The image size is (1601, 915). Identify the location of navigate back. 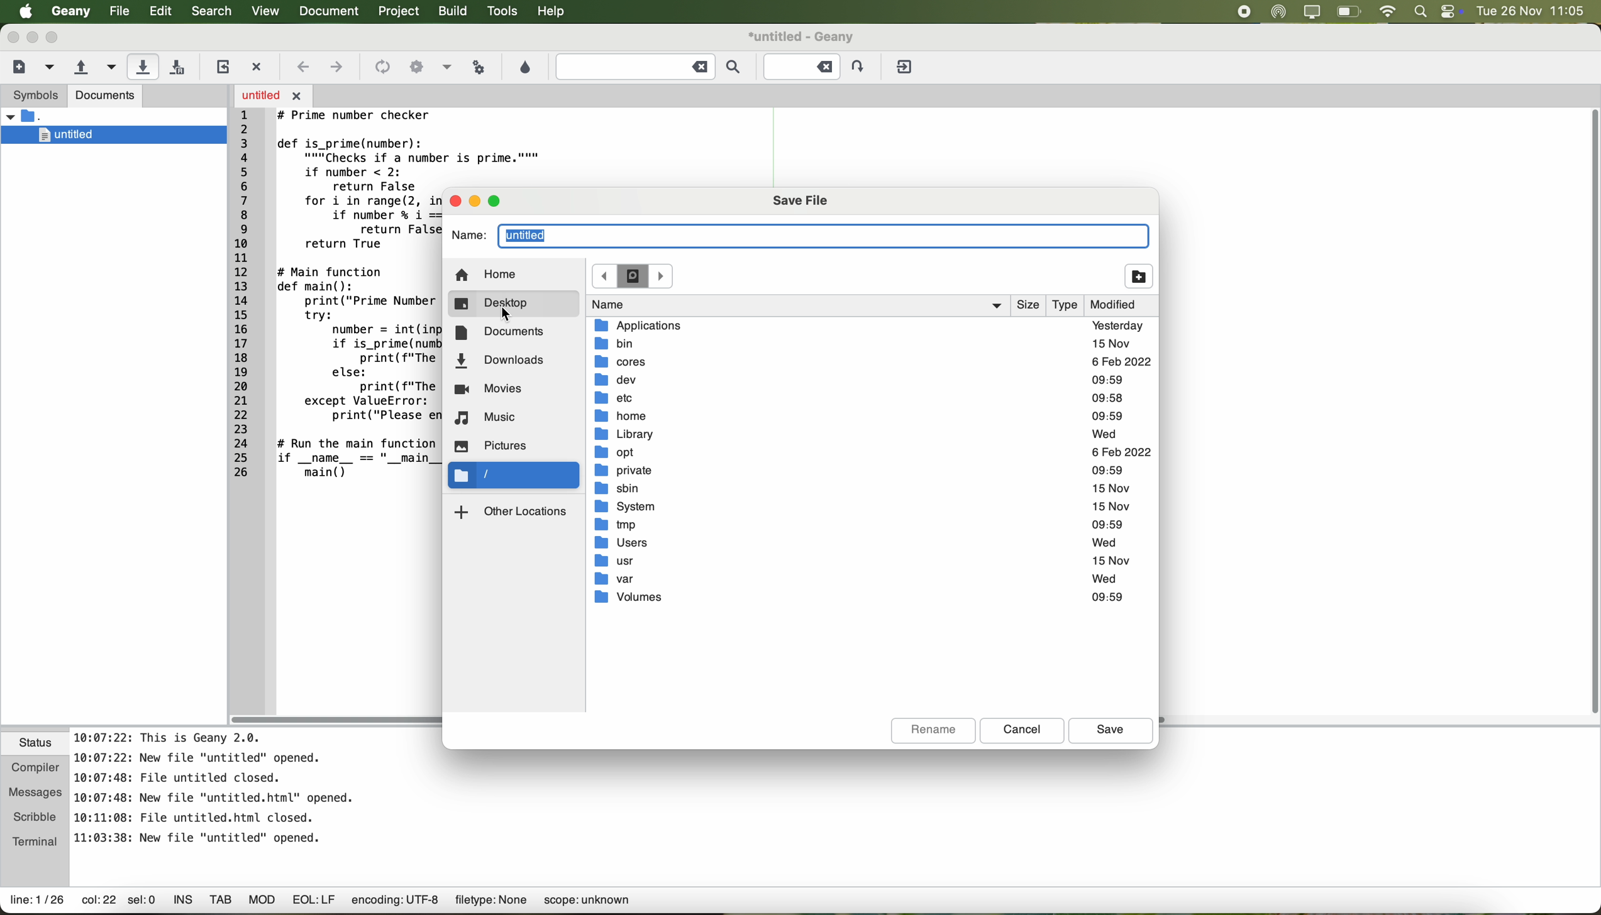
(303, 67).